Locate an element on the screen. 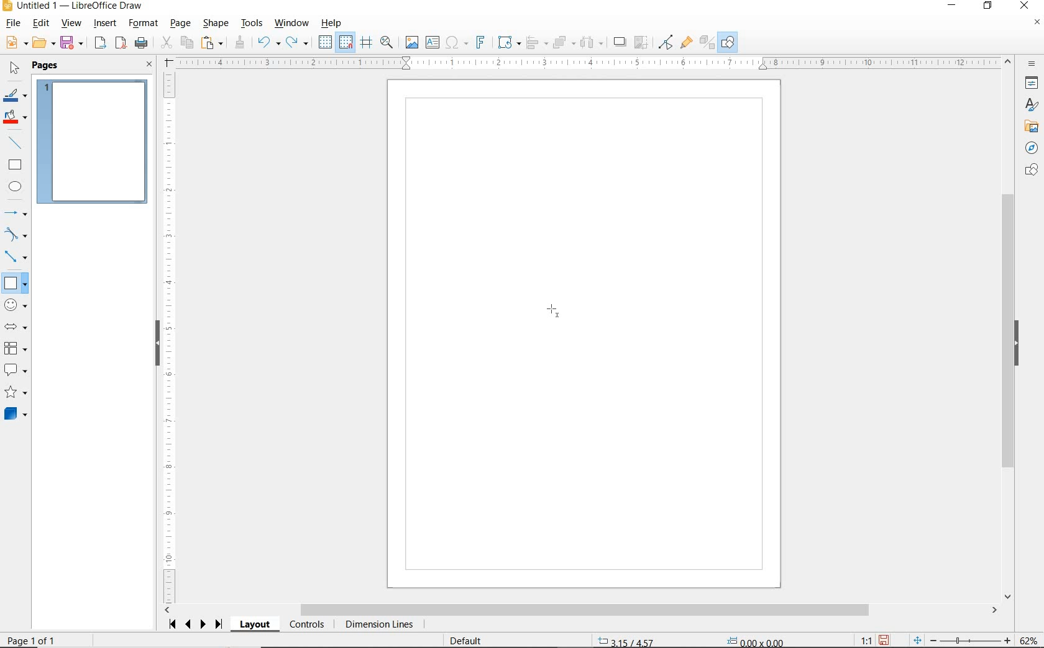 This screenshot has width=1044, height=648. MINIMIZE is located at coordinates (955, 6).